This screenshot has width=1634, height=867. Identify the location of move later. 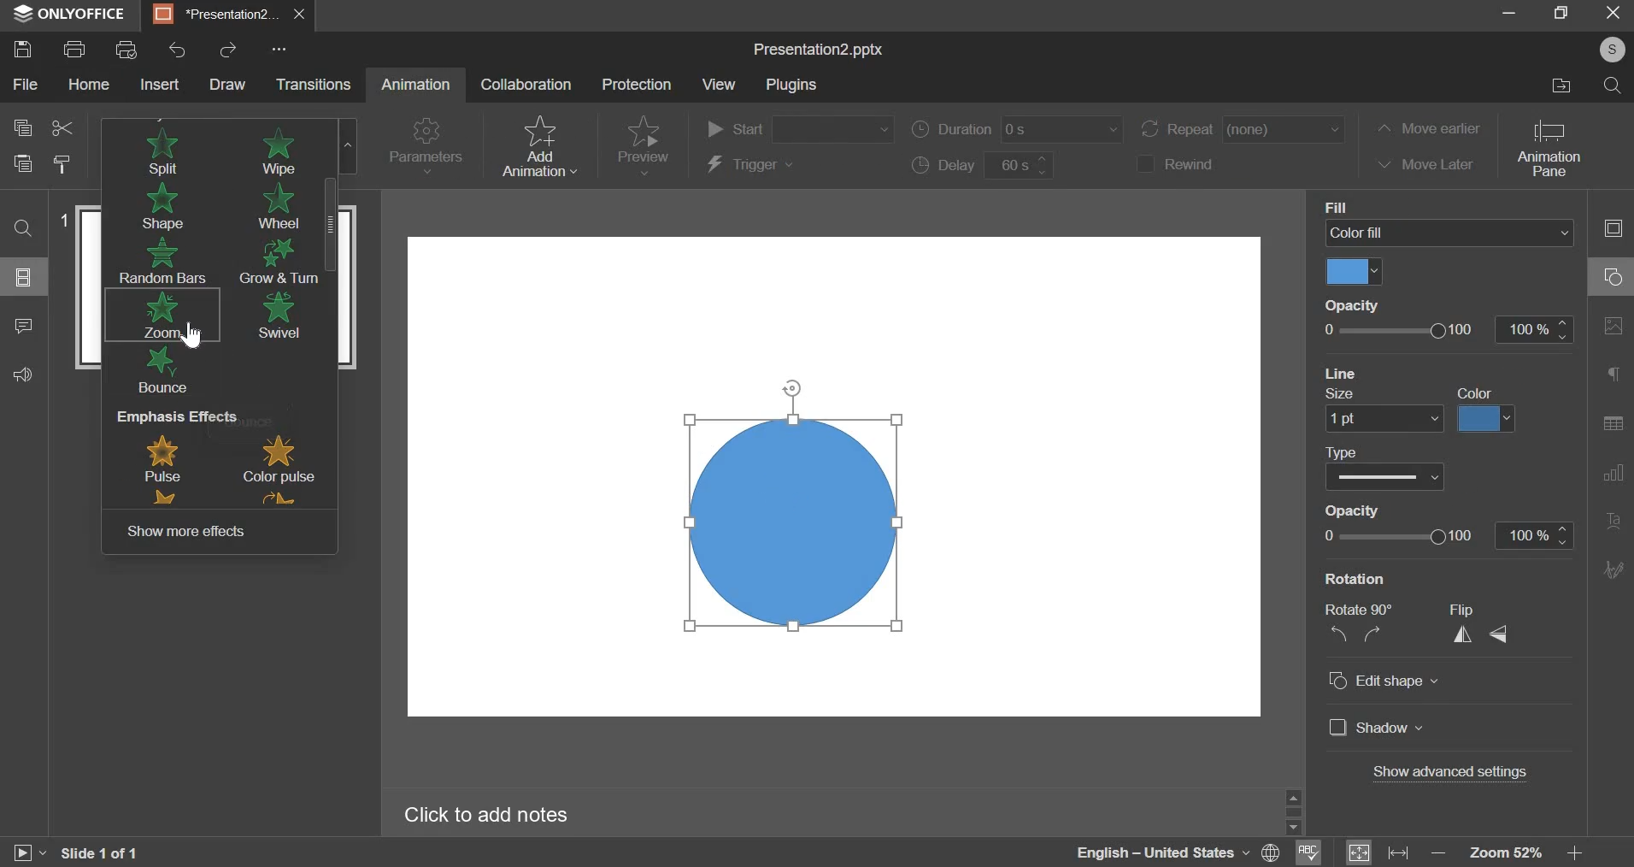
(1430, 162).